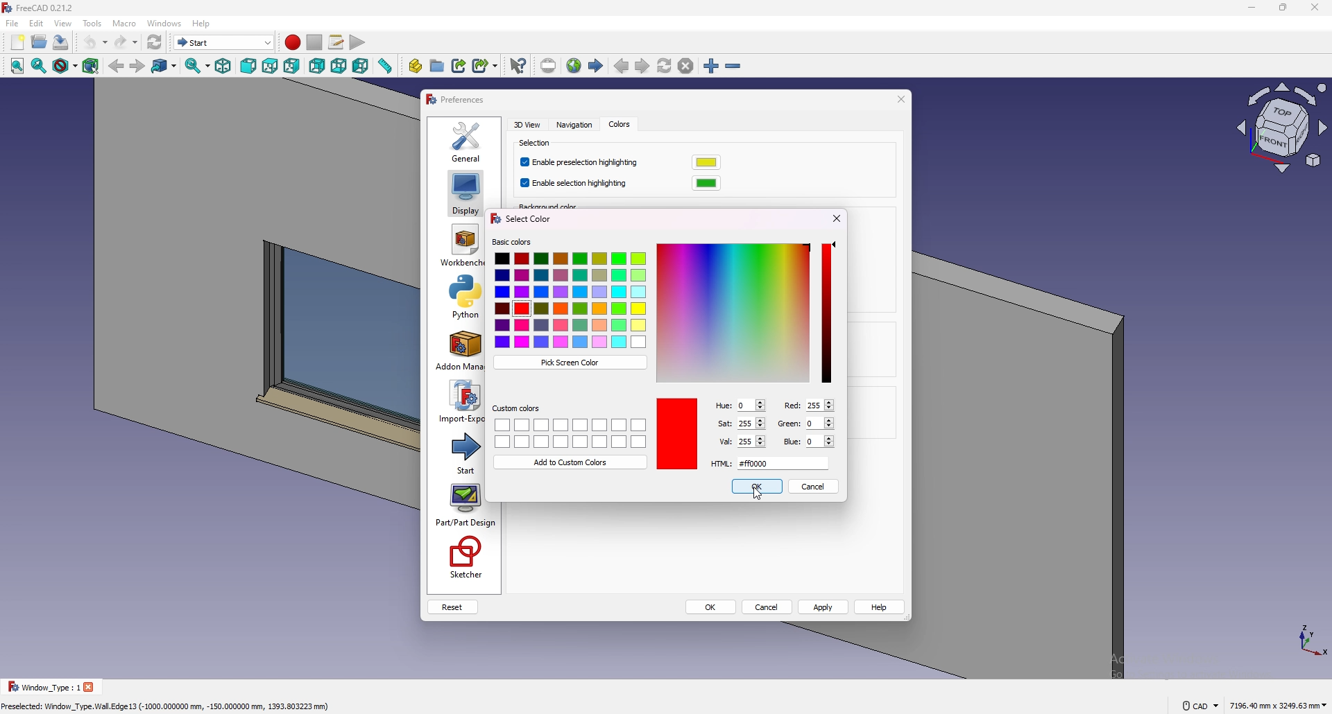  I want to click on top, so click(270, 67).